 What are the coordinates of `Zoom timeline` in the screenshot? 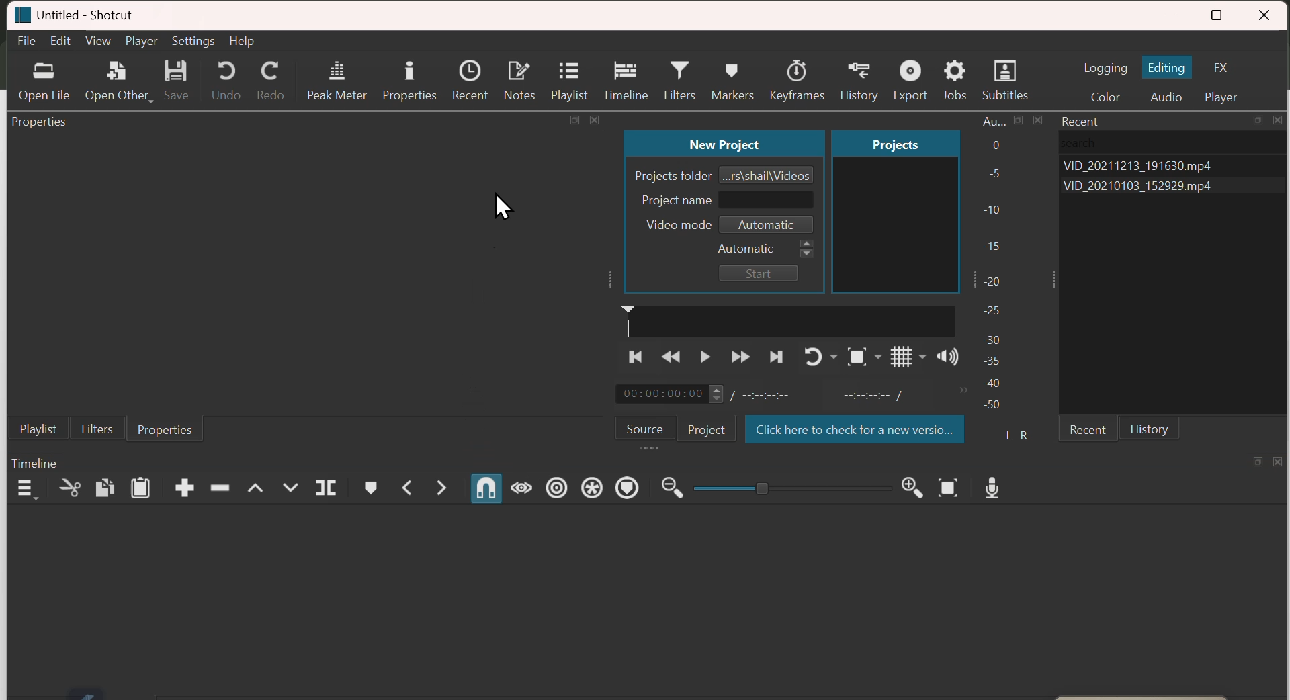 It's located at (949, 488).